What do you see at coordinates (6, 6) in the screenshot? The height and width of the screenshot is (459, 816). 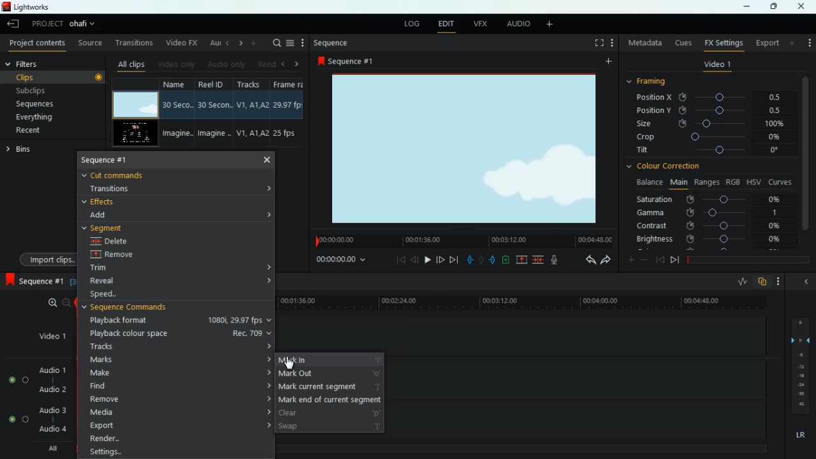 I see `Lightworks Logo` at bounding box center [6, 6].